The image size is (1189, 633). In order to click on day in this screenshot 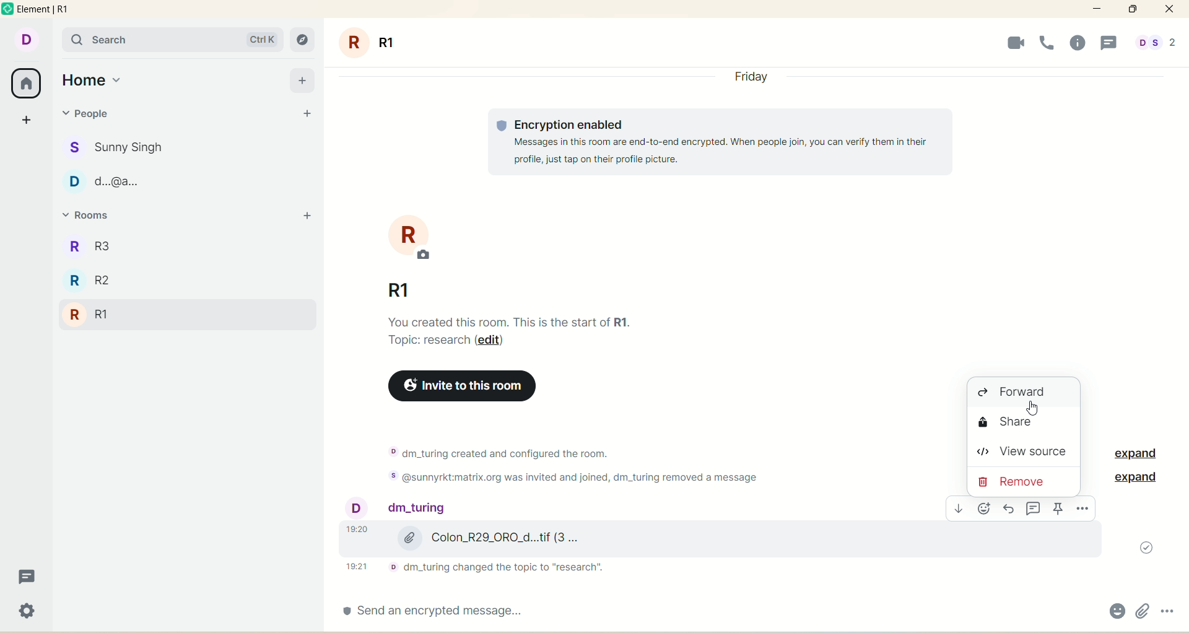, I will do `click(752, 79)`.